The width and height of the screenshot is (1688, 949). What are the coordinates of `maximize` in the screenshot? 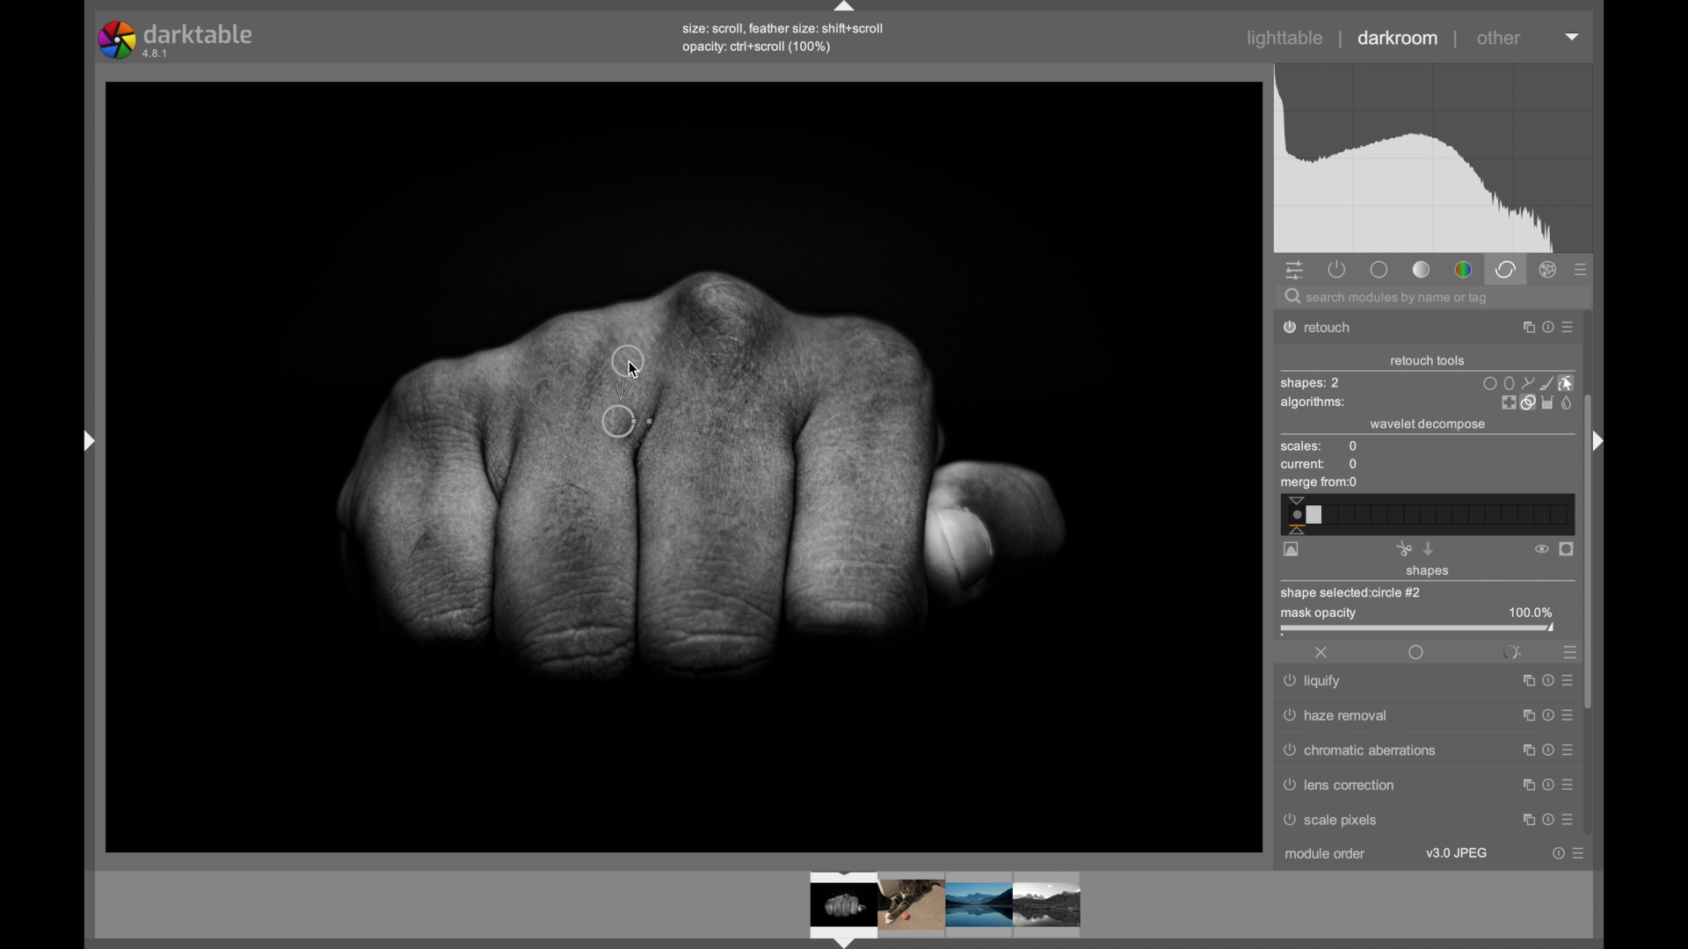 It's located at (1524, 749).